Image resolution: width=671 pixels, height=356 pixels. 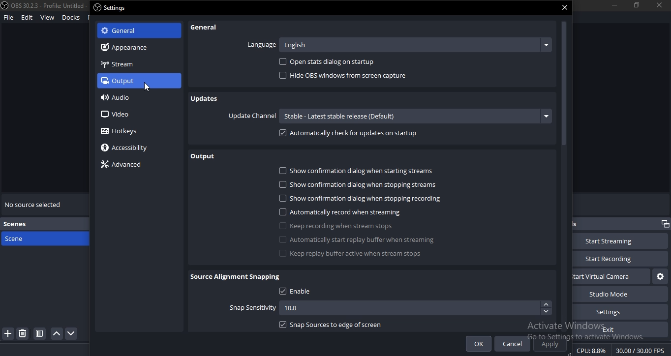 What do you see at coordinates (71, 17) in the screenshot?
I see `docks` at bounding box center [71, 17].